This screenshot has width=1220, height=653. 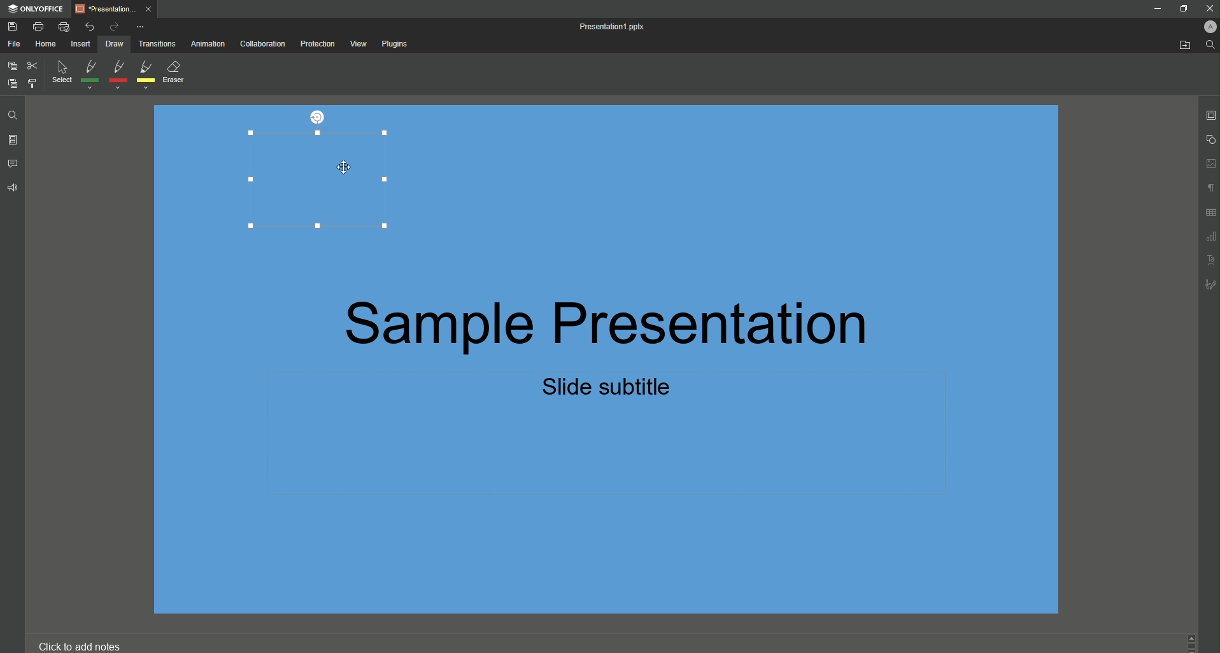 I want to click on Open From Fil, so click(x=1186, y=46).